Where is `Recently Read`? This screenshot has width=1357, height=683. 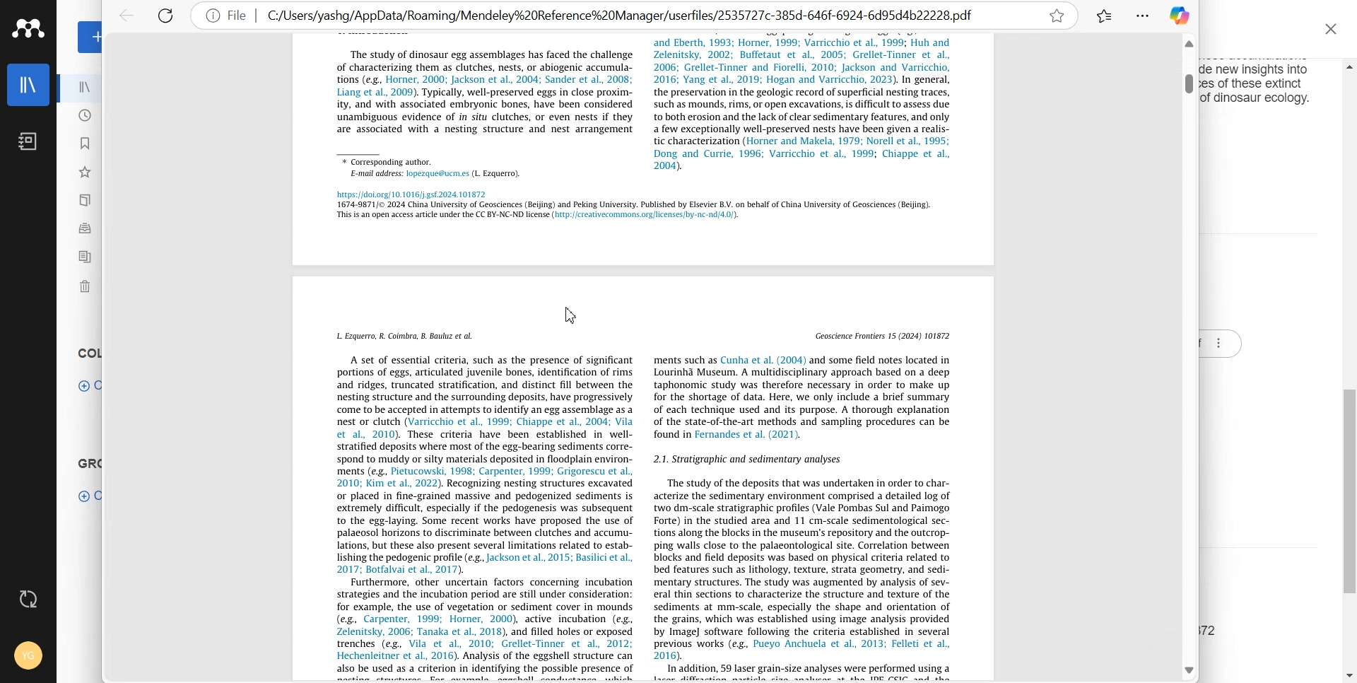 Recently Read is located at coordinates (85, 144).